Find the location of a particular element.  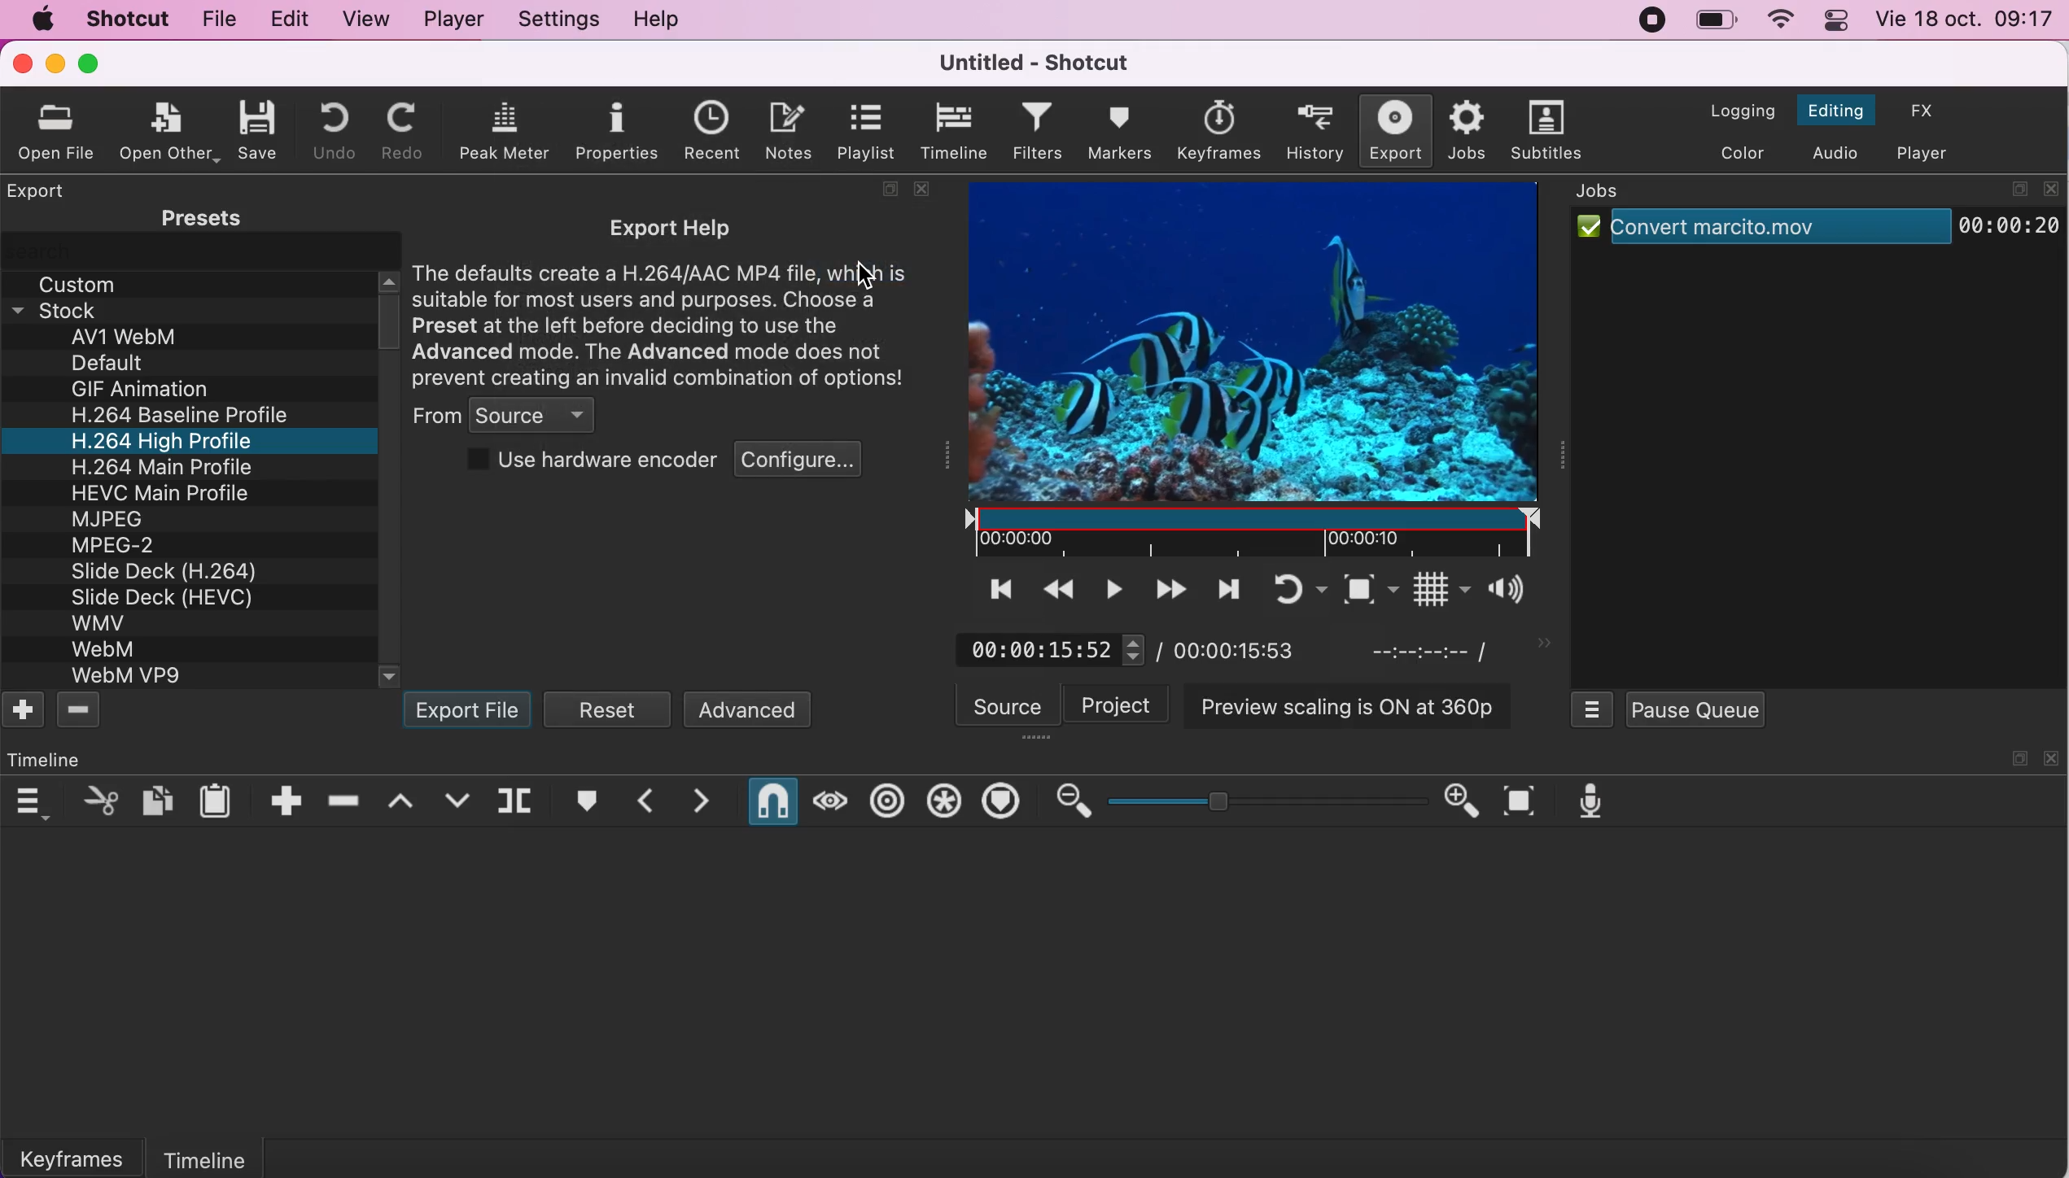

zoom timeline to fit is located at coordinates (1518, 801).